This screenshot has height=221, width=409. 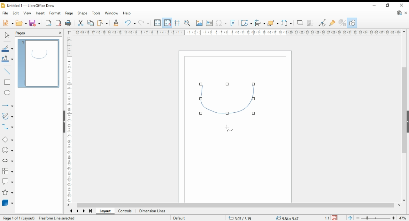 I want to click on open, so click(x=21, y=23).